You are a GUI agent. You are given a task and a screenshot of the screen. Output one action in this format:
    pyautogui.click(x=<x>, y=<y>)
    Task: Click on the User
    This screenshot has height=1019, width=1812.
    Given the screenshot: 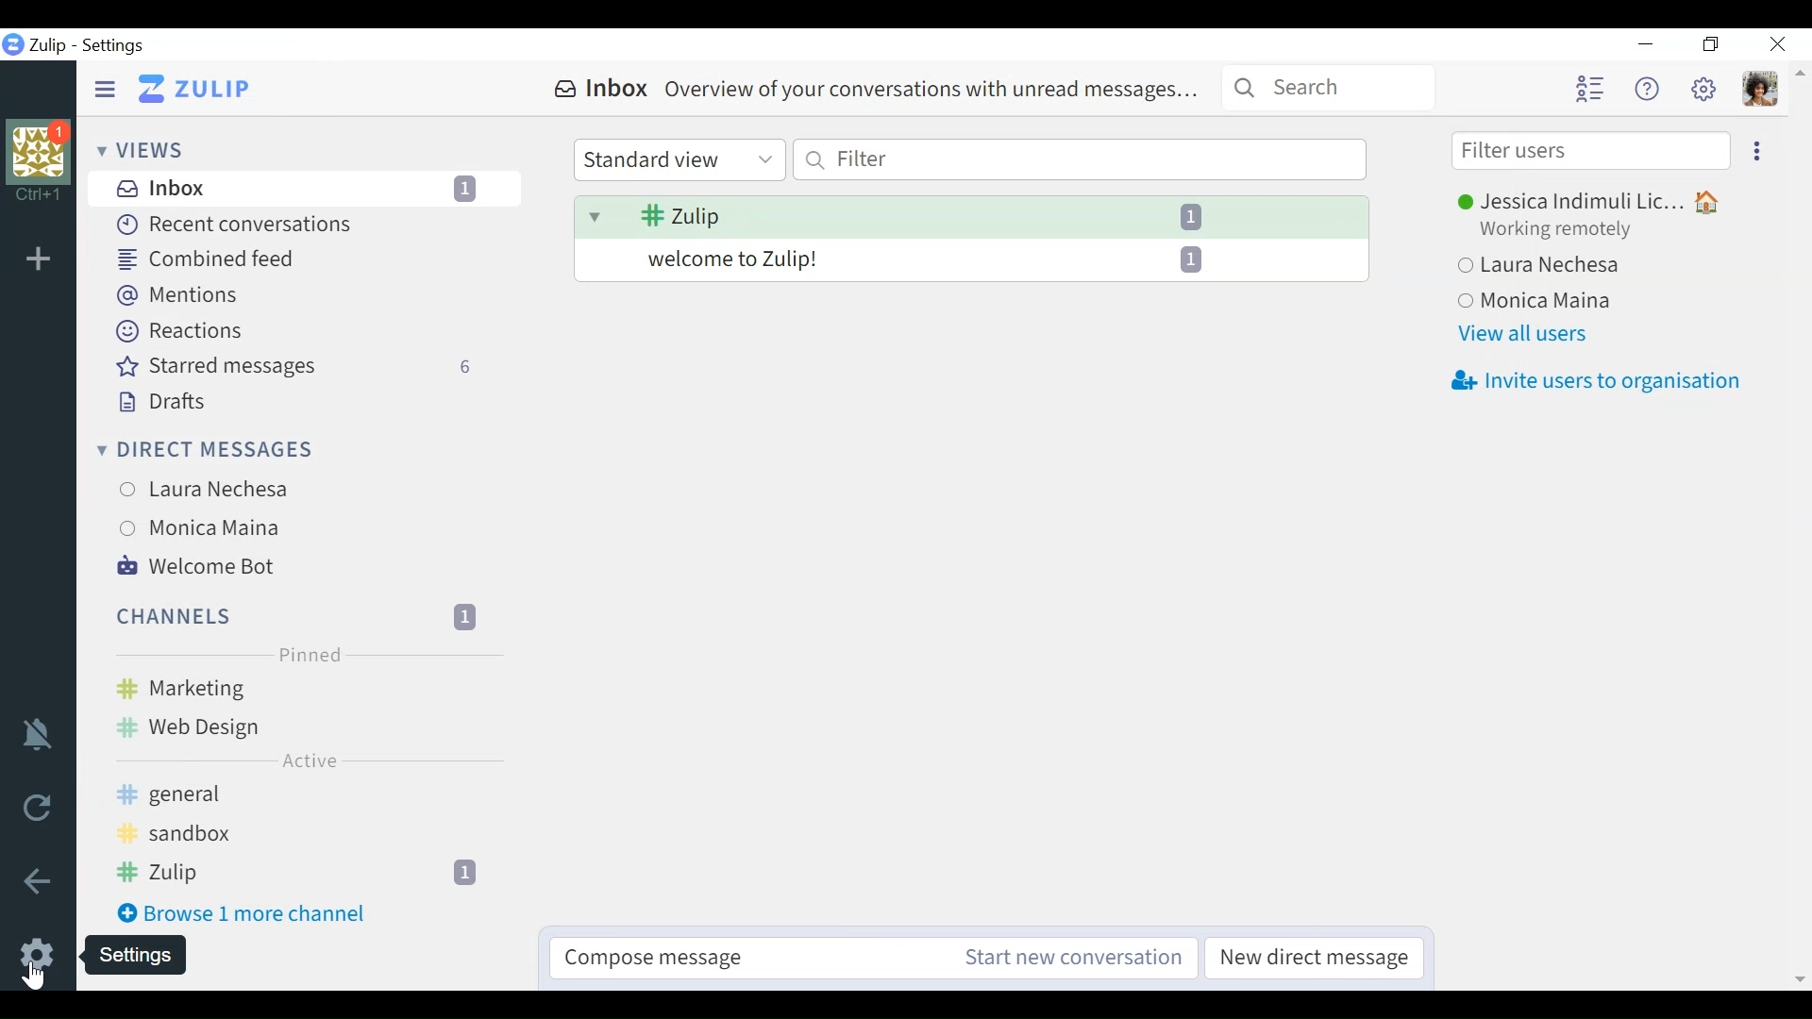 What is the action you would take?
    pyautogui.click(x=1547, y=266)
    